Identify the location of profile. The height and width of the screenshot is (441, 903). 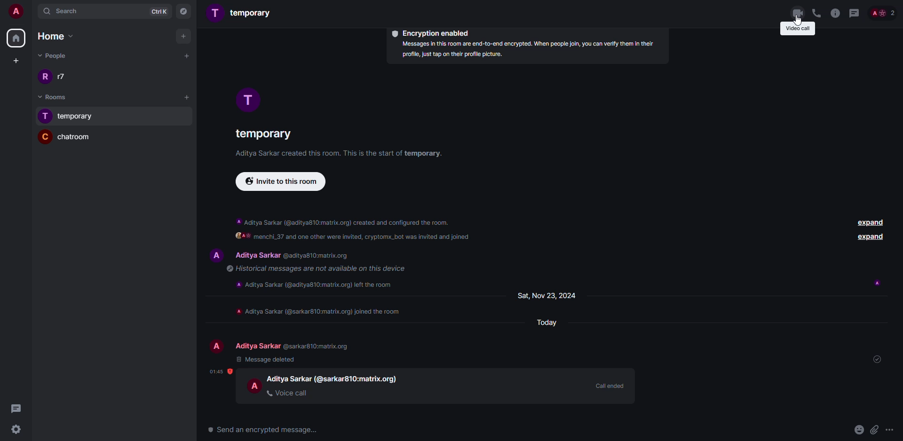
(214, 255).